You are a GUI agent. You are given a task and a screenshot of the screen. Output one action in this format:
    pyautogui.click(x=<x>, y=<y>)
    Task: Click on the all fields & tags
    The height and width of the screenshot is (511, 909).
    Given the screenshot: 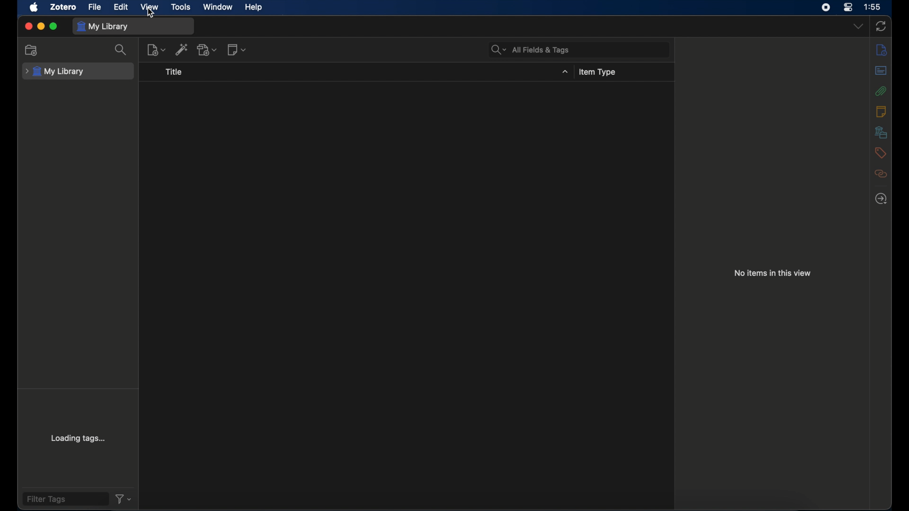 What is the action you would take?
    pyautogui.click(x=531, y=50)
    